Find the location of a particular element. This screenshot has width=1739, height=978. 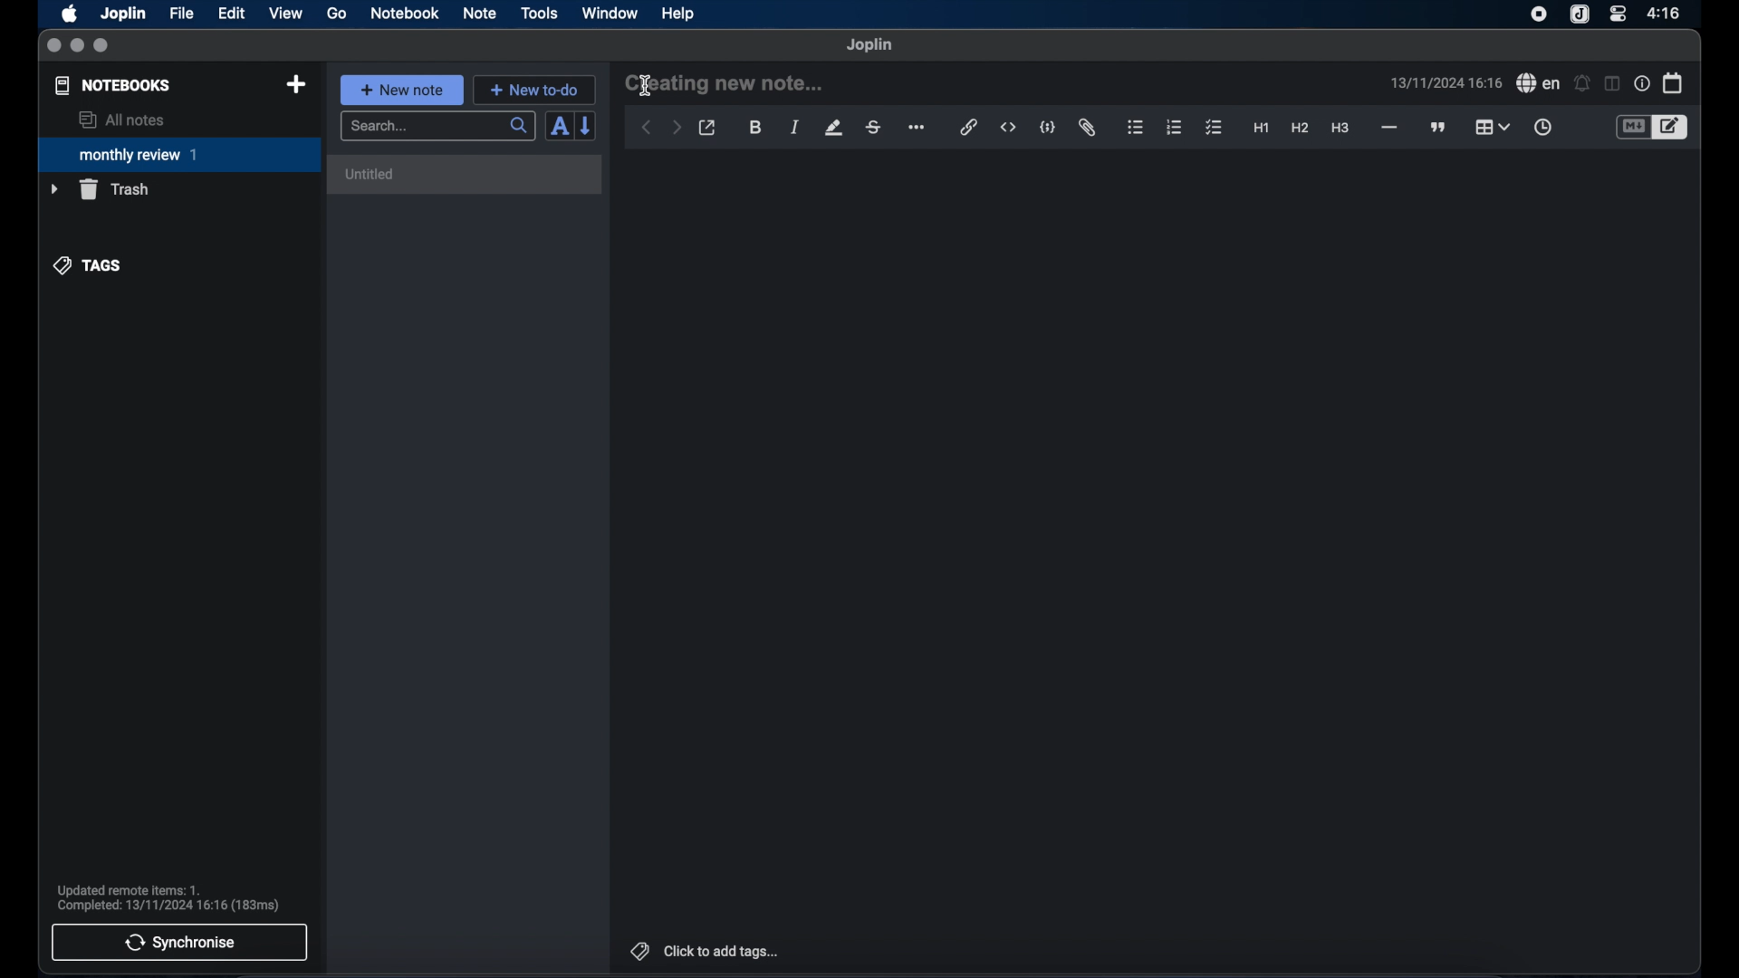

notebook is located at coordinates (405, 14).